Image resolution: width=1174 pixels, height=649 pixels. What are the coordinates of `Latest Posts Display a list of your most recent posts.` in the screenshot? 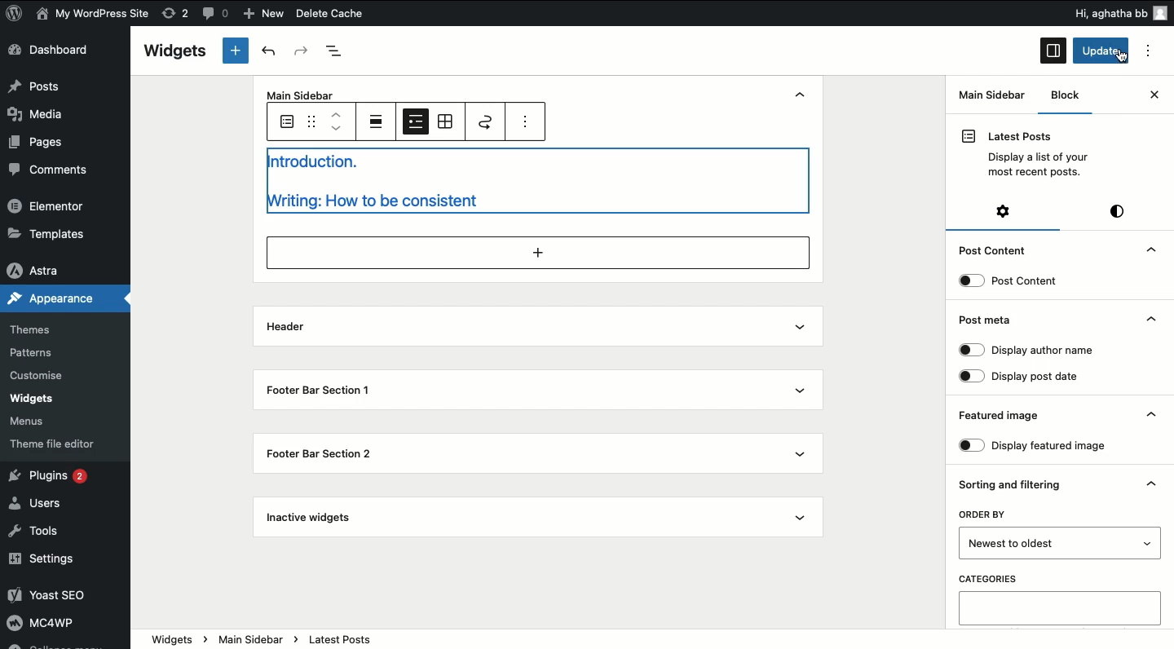 It's located at (1033, 154).